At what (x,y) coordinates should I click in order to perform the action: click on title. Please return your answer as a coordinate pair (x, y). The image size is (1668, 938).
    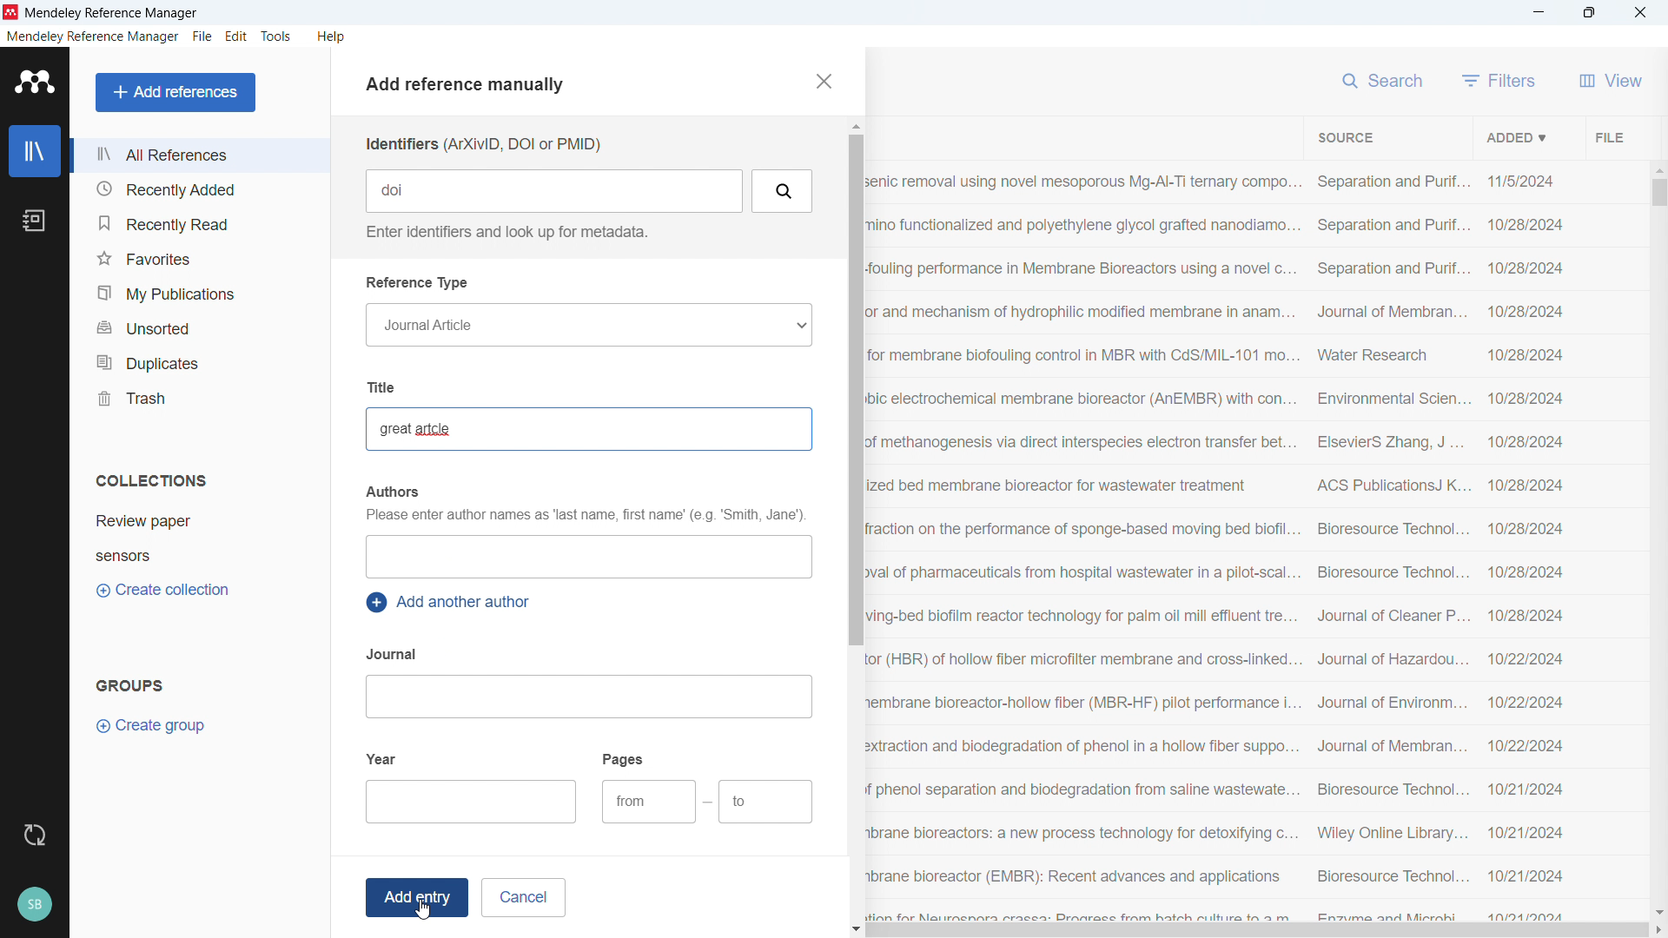
    Looking at the image, I should click on (113, 14).